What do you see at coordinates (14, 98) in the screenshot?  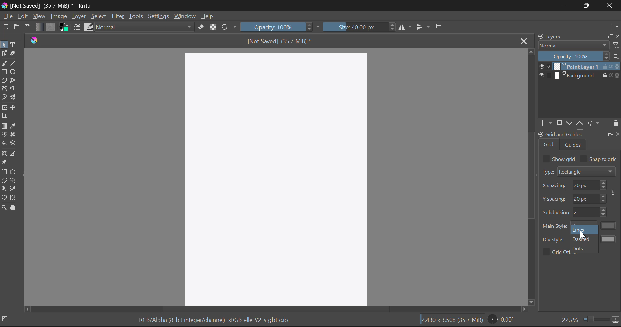 I see `Multibrush Tool` at bounding box center [14, 98].